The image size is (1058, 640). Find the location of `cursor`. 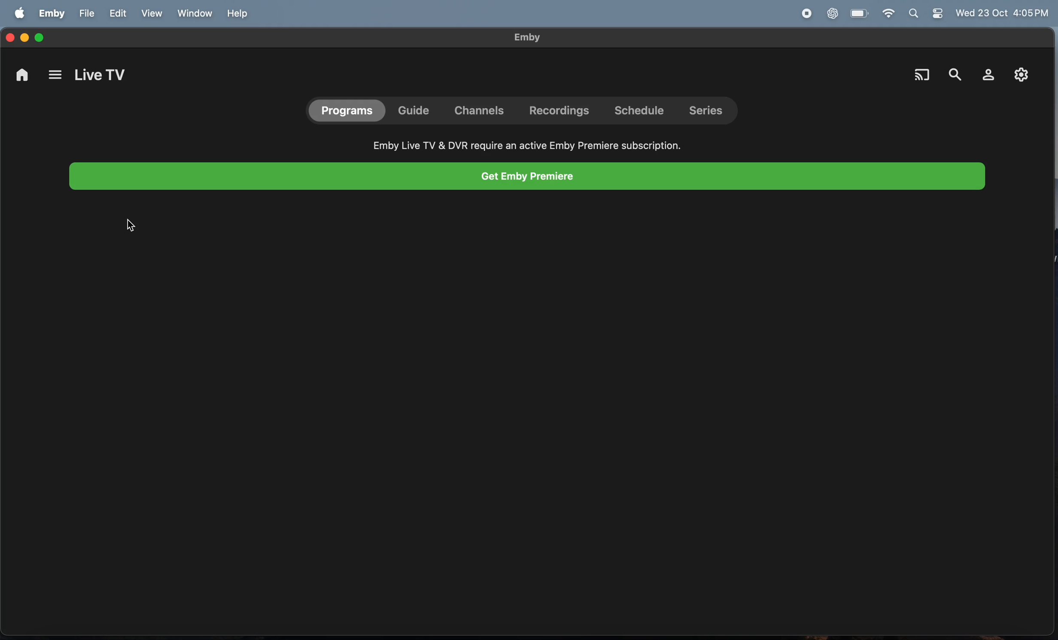

cursor is located at coordinates (129, 228).